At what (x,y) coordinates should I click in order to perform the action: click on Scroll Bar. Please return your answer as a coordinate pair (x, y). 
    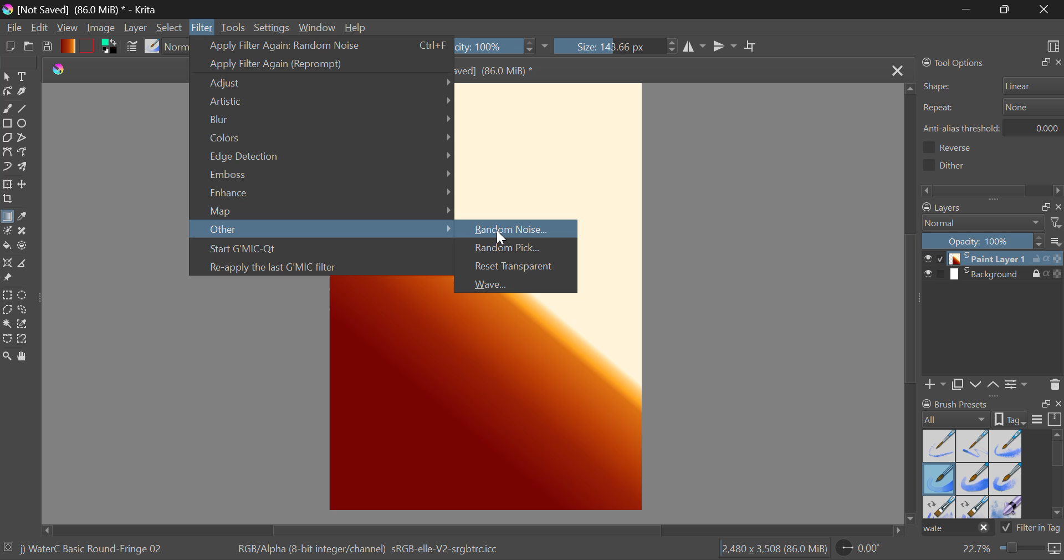
    Looking at the image, I should click on (912, 303).